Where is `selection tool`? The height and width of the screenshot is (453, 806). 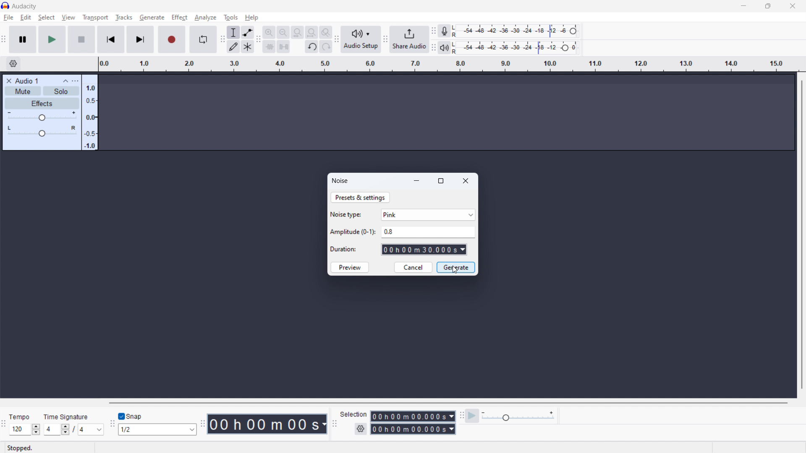 selection tool is located at coordinates (234, 32).